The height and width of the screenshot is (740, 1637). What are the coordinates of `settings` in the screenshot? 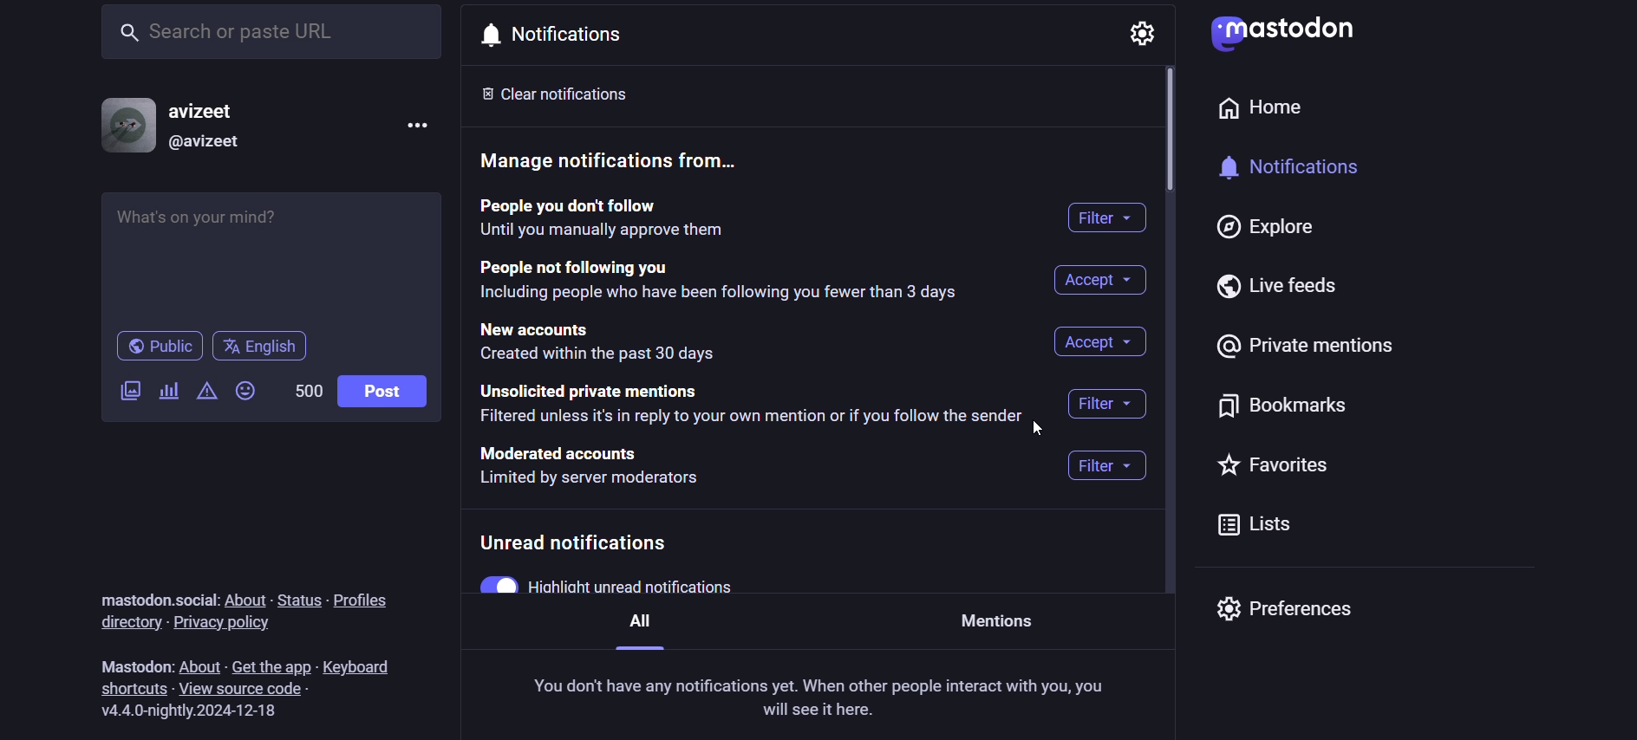 It's located at (1142, 33).